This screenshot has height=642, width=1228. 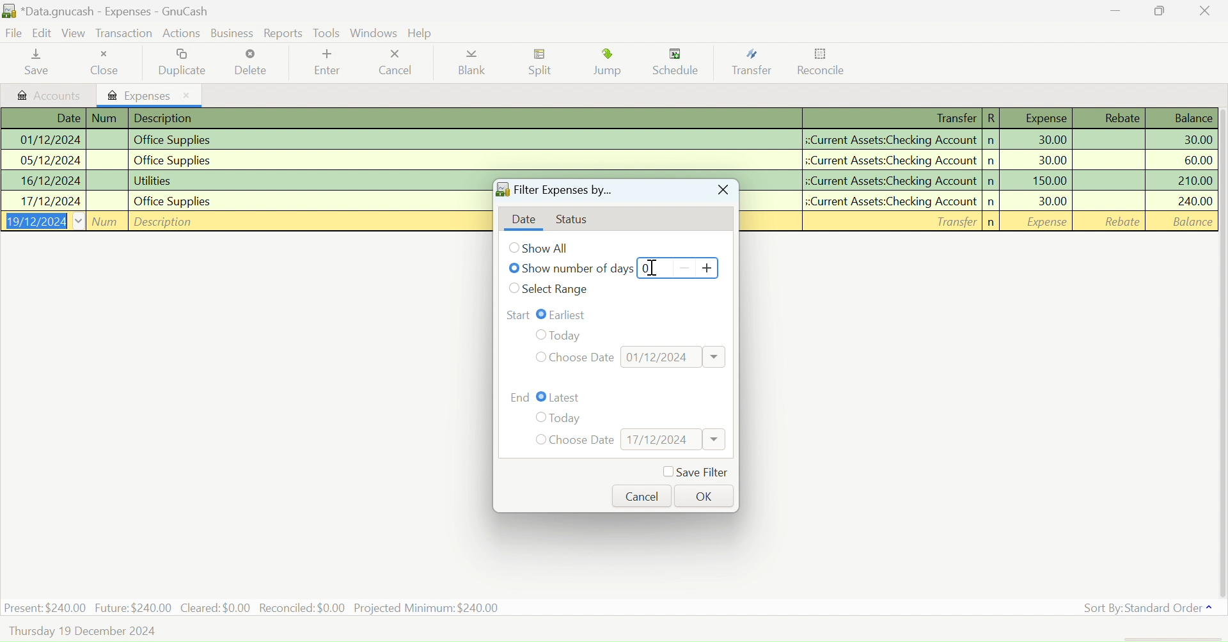 I want to click on Choose Date, so click(x=583, y=356).